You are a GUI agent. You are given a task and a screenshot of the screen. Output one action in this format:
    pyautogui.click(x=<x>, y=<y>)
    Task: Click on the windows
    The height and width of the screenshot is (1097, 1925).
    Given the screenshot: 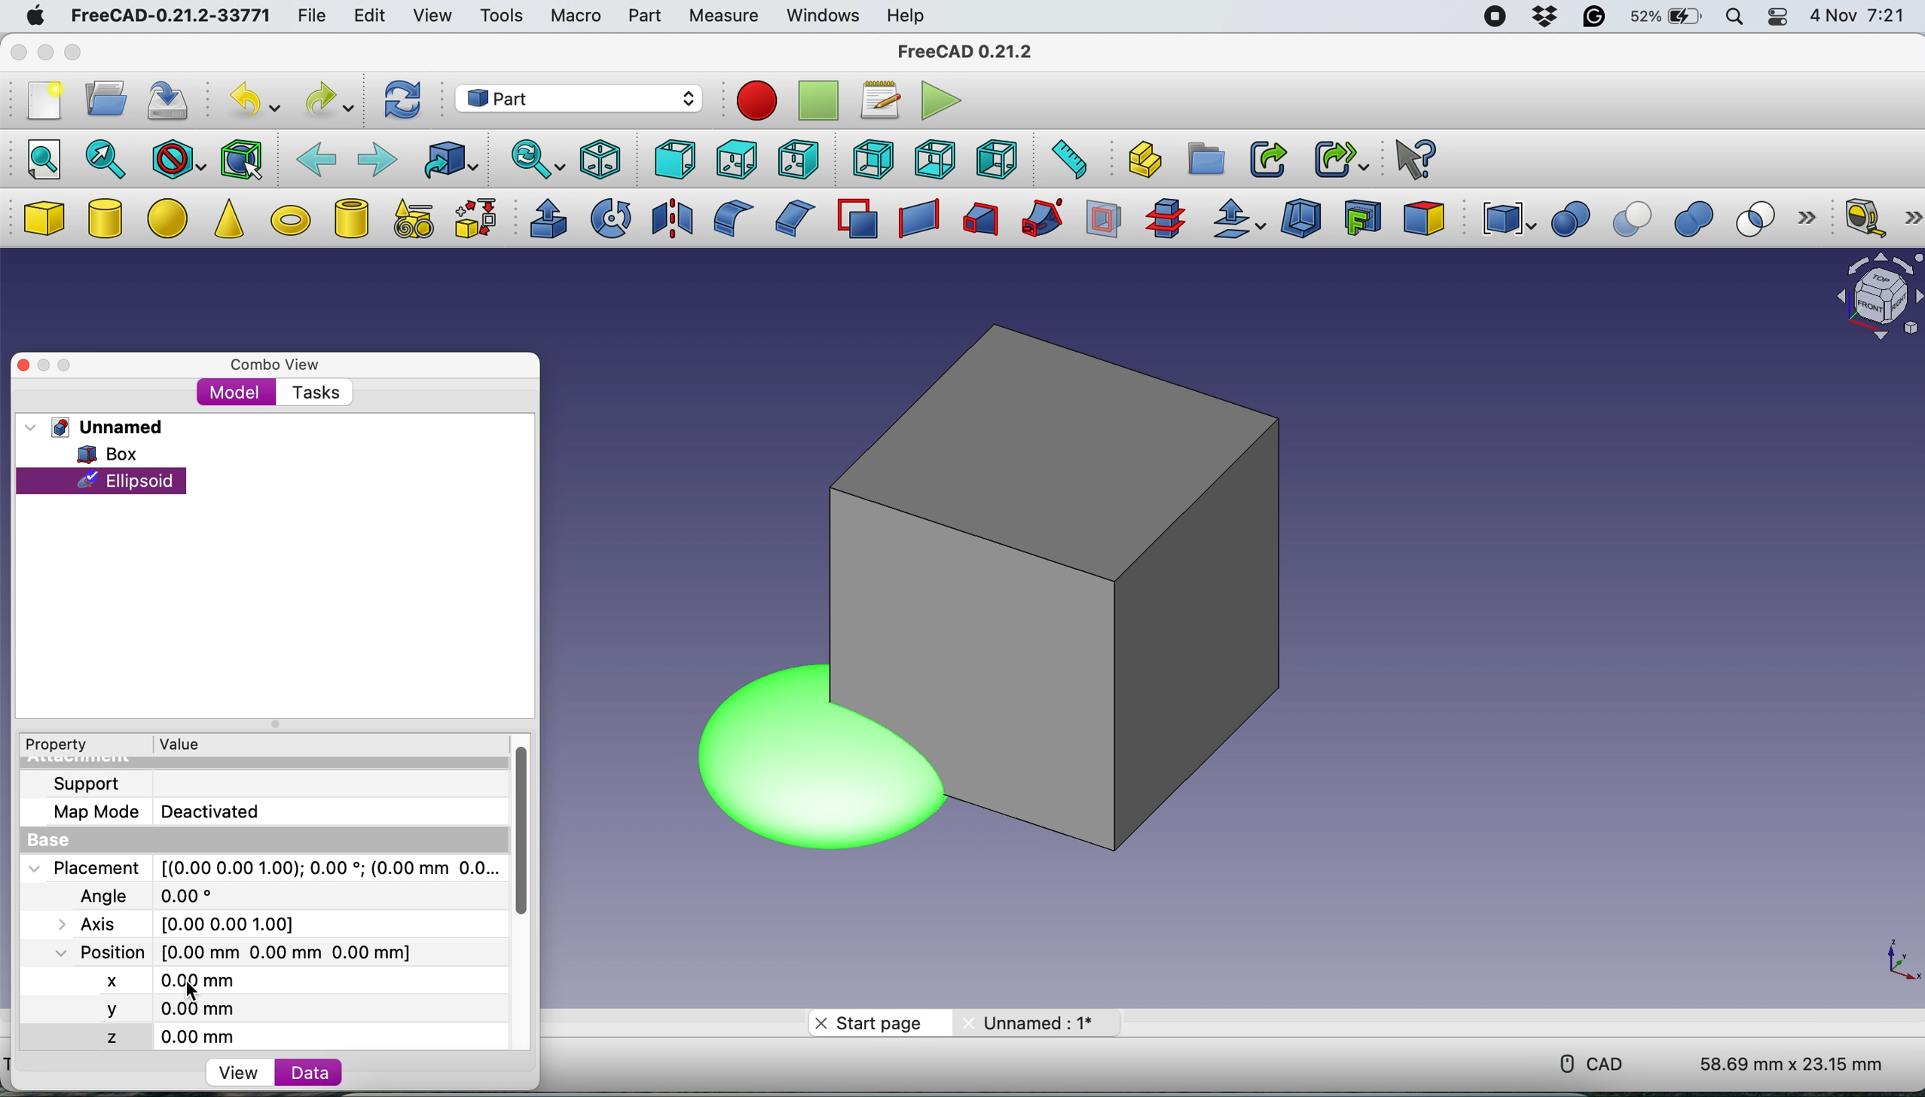 What is the action you would take?
    pyautogui.click(x=822, y=17)
    